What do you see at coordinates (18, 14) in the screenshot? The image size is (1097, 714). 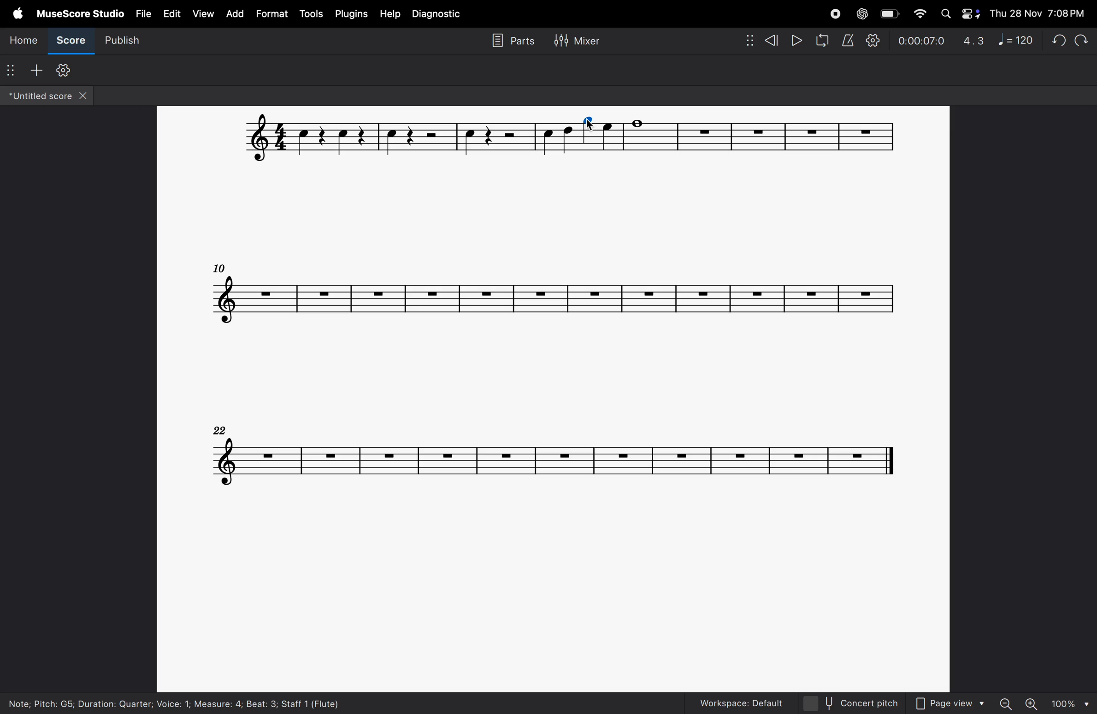 I see `apple menu` at bounding box center [18, 14].